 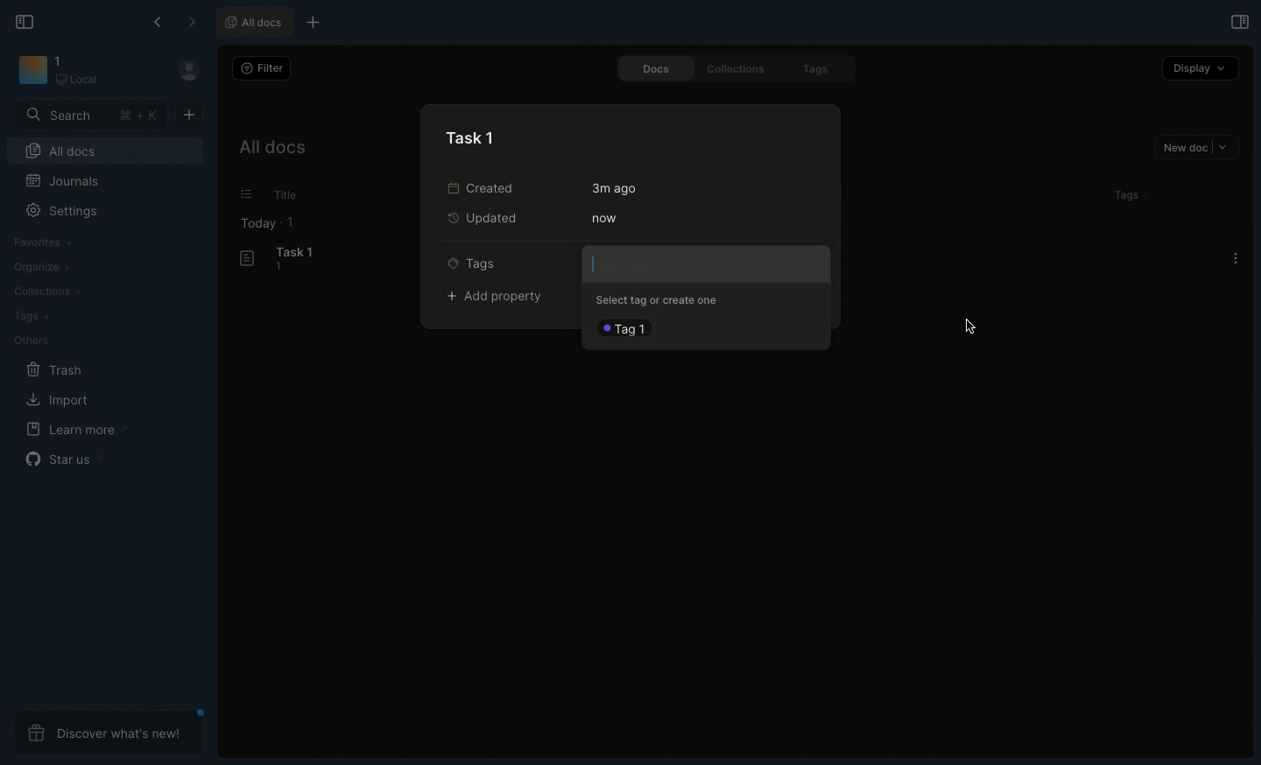 I want to click on New doc, so click(x=189, y=116).